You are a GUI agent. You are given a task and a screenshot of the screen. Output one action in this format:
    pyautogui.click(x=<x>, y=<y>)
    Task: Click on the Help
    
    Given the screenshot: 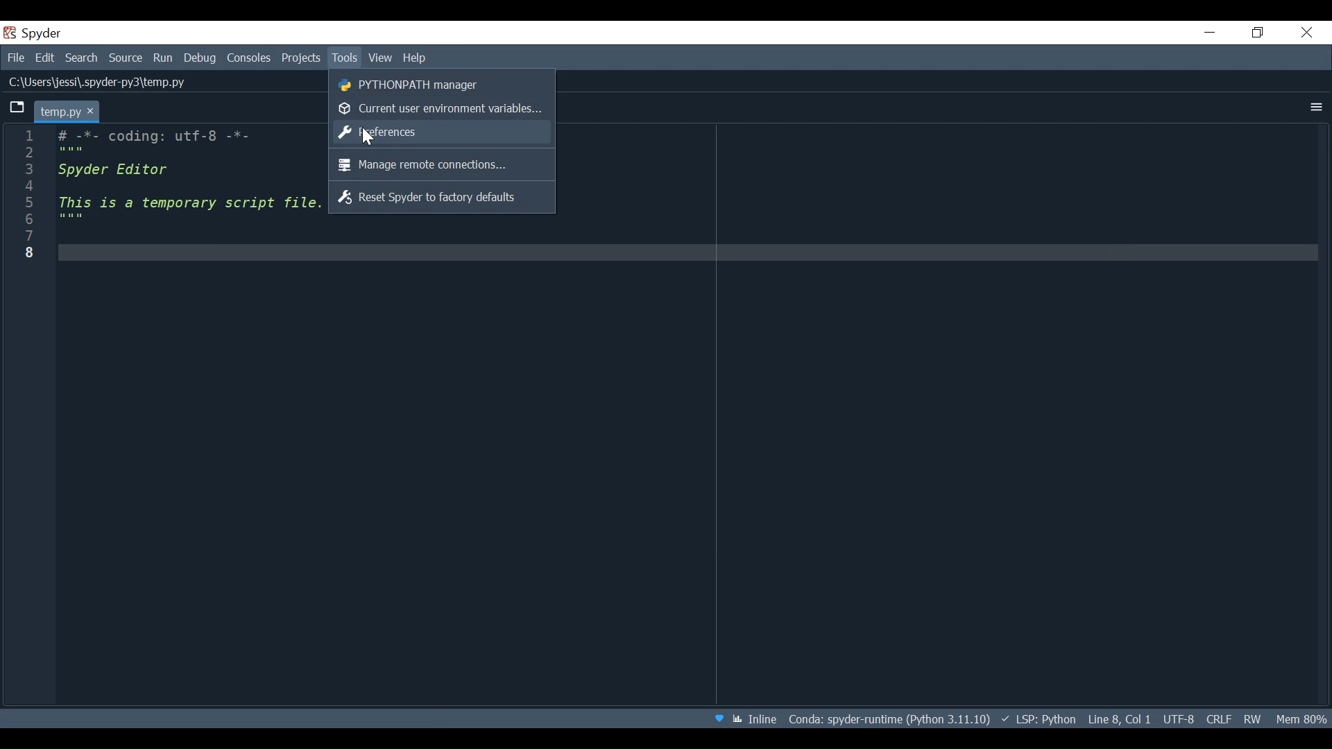 What is the action you would take?
    pyautogui.click(x=416, y=58)
    